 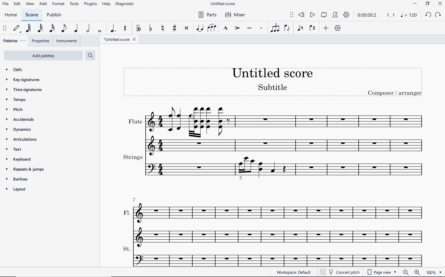 I want to click on DIAGNOSTIC, so click(x=124, y=4).